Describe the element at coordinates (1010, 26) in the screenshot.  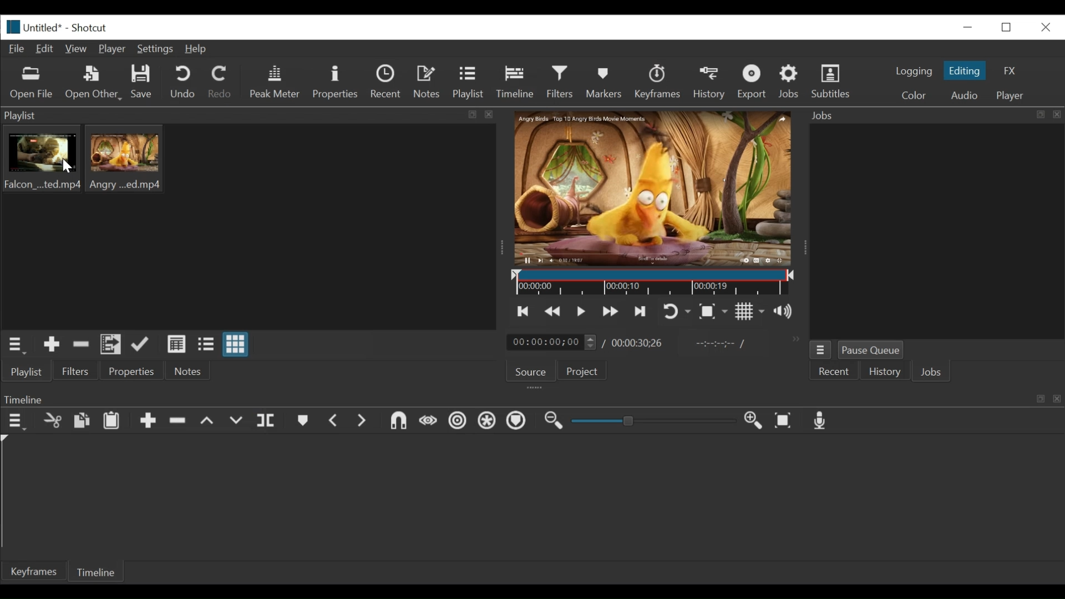
I see `restore` at that location.